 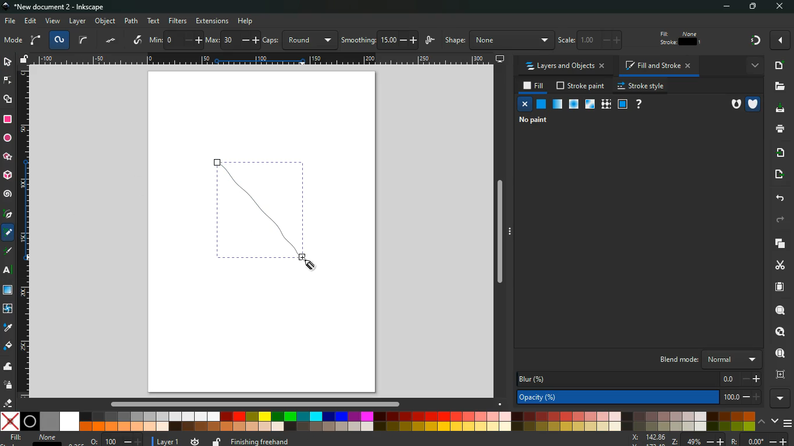 I want to click on drop, so click(x=9, y=329).